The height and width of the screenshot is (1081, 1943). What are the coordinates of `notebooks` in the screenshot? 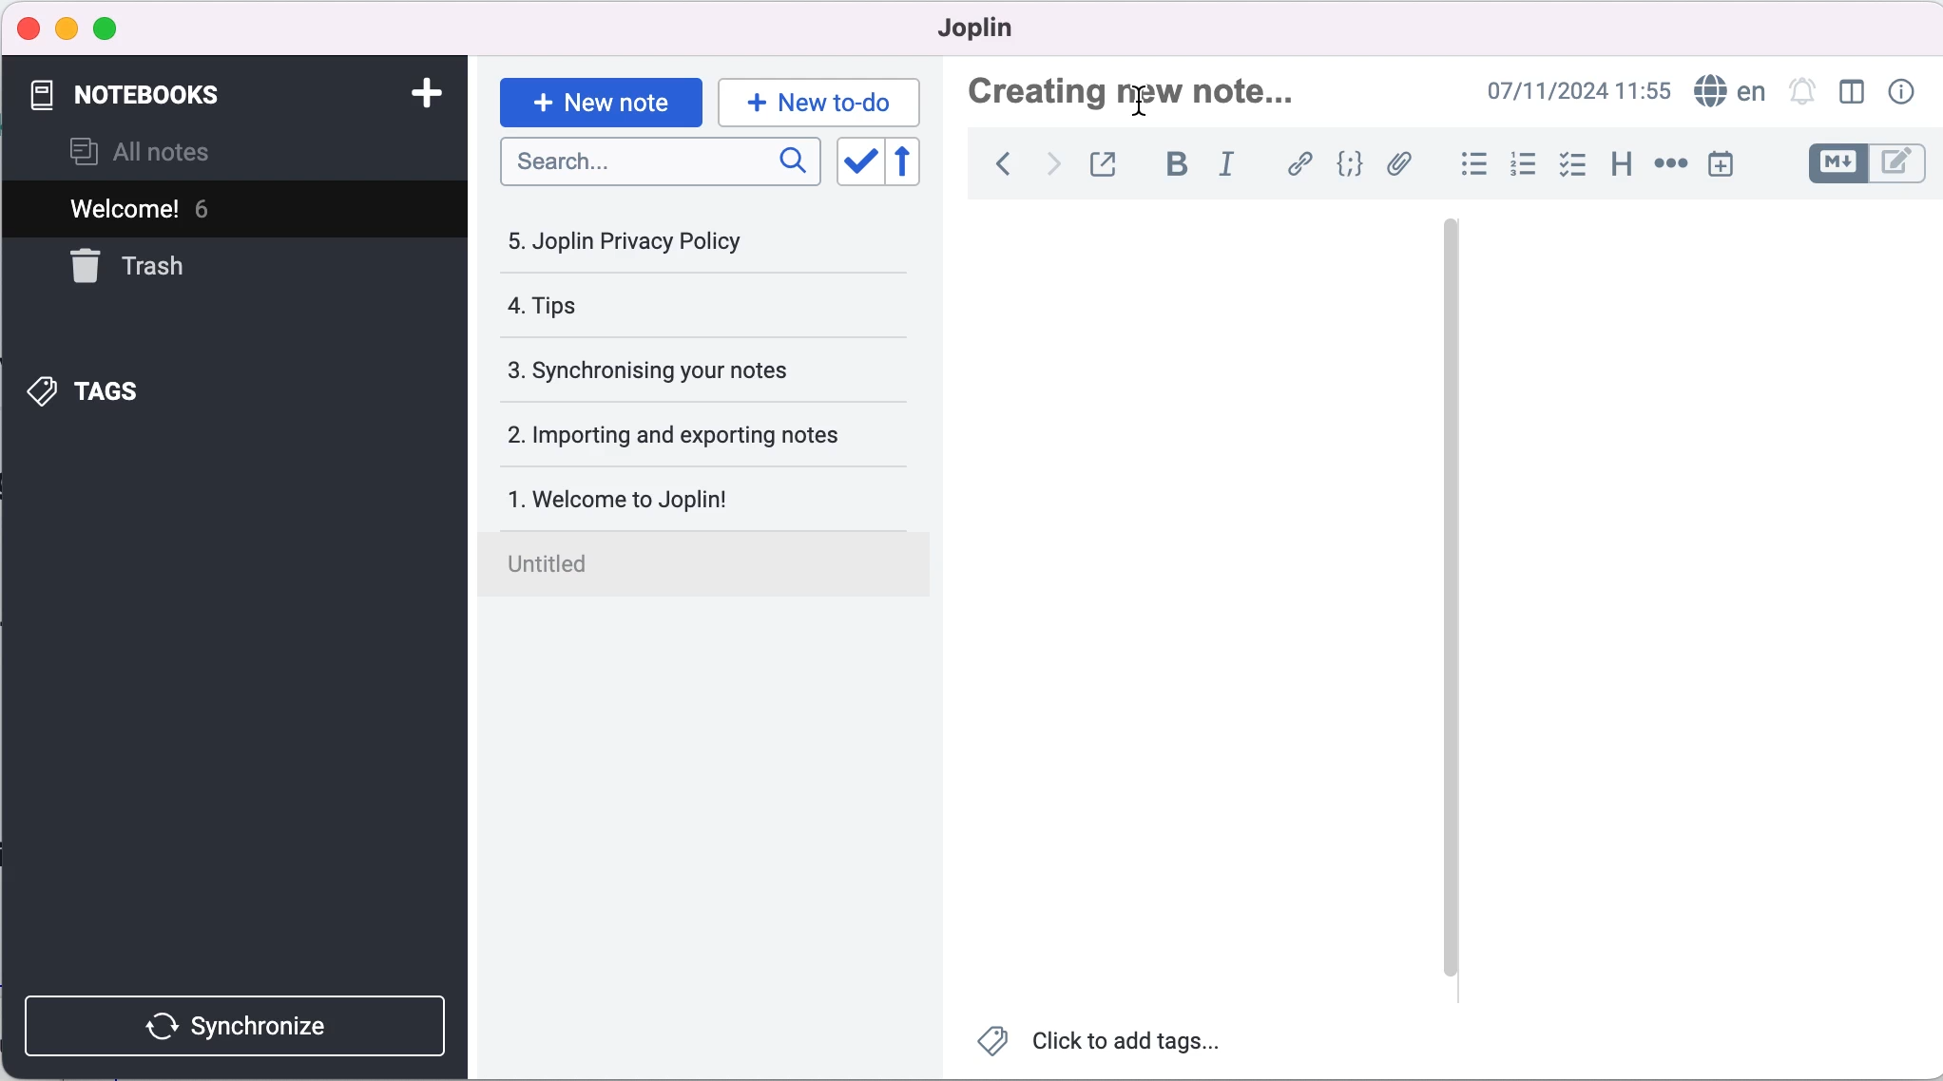 It's located at (187, 96).